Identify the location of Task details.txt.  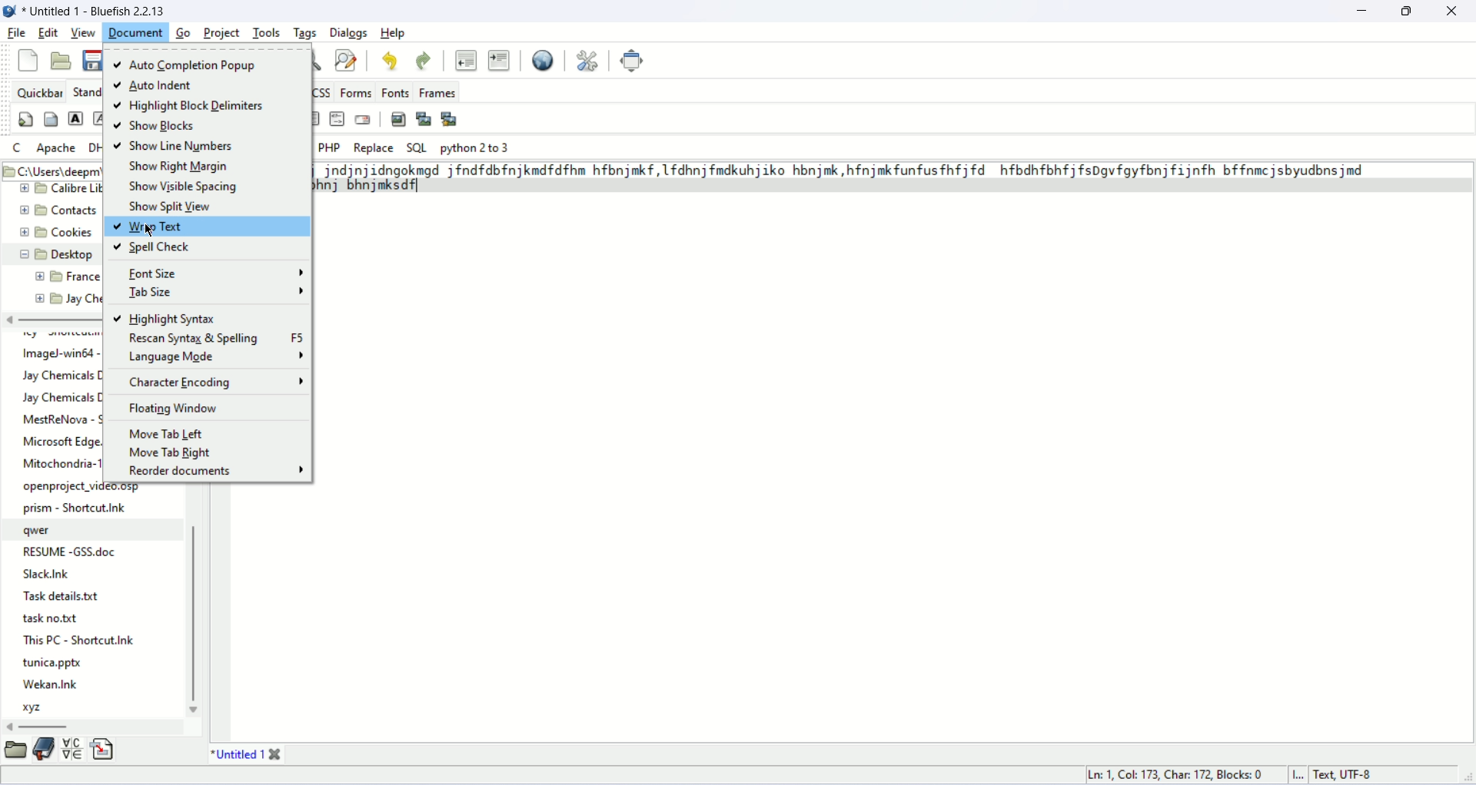
(59, 595).